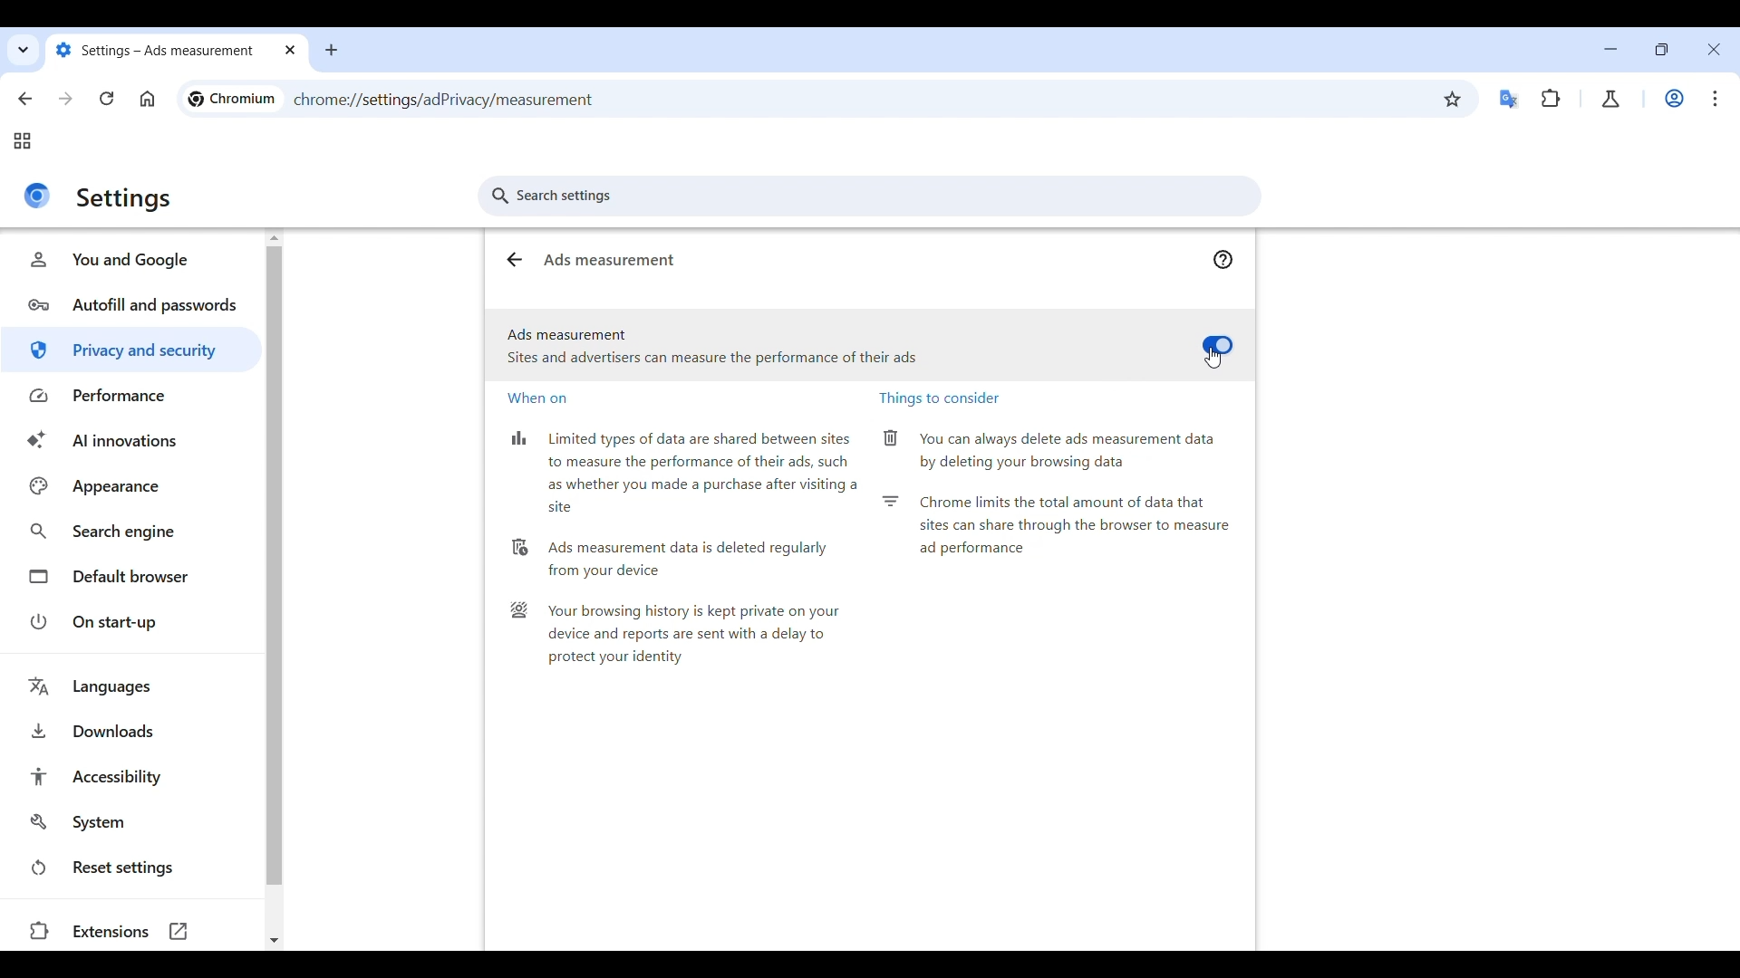 The height and width of the screenshot is (978, 1740). I want to click on Title of current page, so click(123, 200).